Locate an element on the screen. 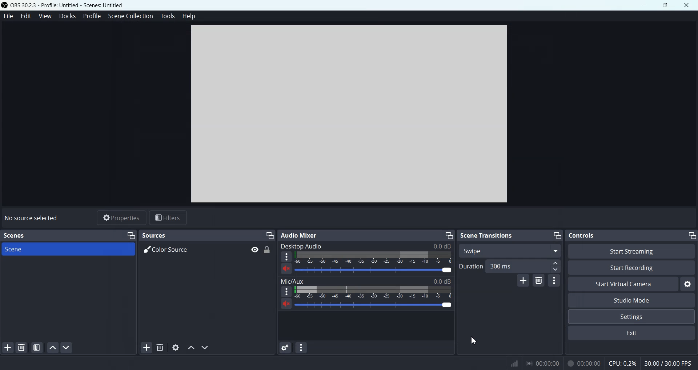  View is located at coordinates (45, 16).